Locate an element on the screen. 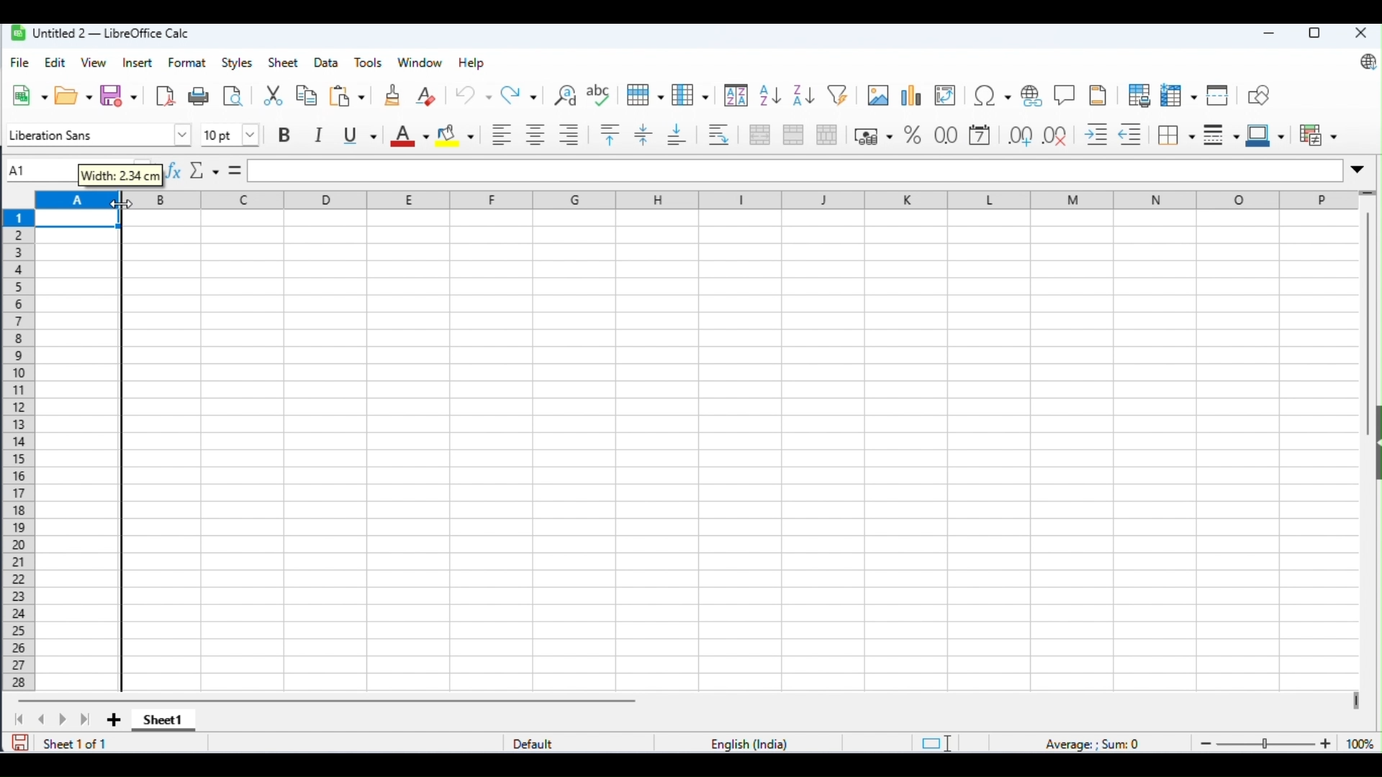 This screenshot has width=1382, height=777. new is located at coordinates (30, 95).